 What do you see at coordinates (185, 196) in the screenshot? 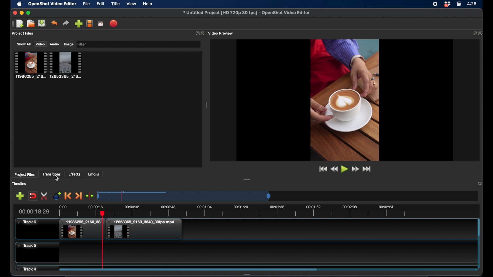
I see `timeline scale` at bounding box center [185, 196].